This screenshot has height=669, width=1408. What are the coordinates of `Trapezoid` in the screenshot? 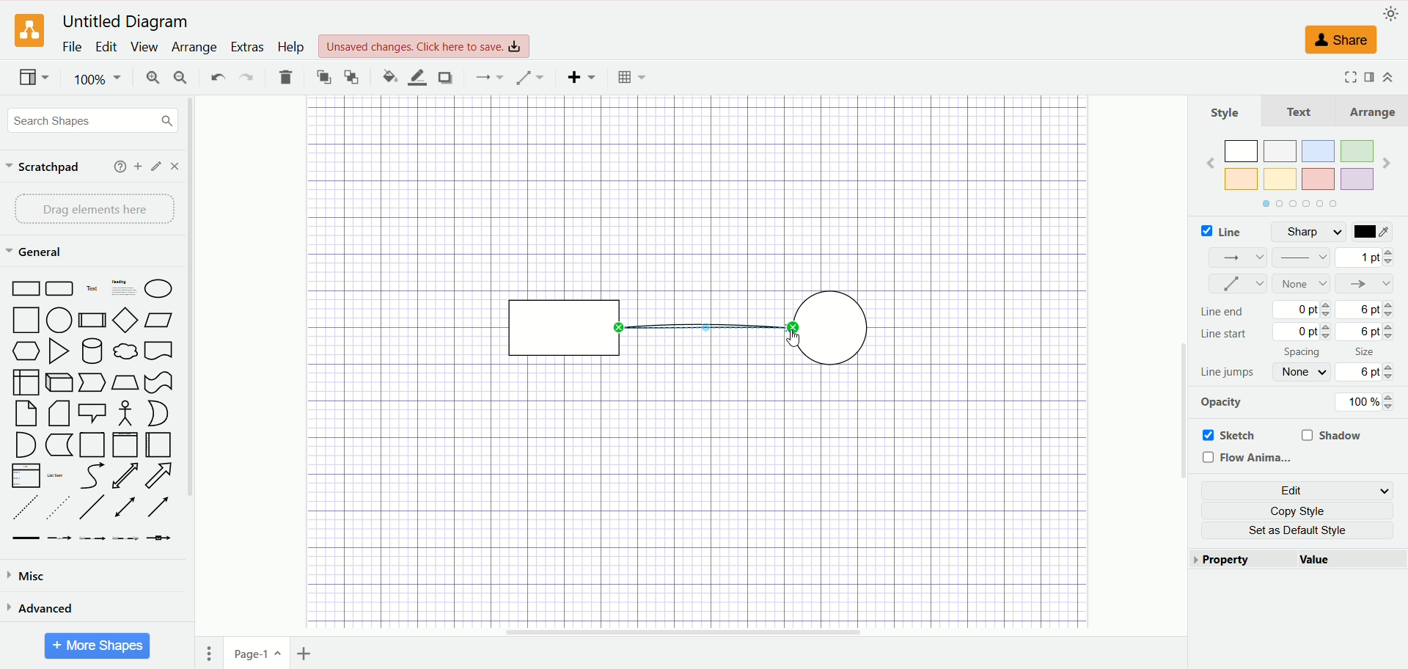 It's located at (126, 382).